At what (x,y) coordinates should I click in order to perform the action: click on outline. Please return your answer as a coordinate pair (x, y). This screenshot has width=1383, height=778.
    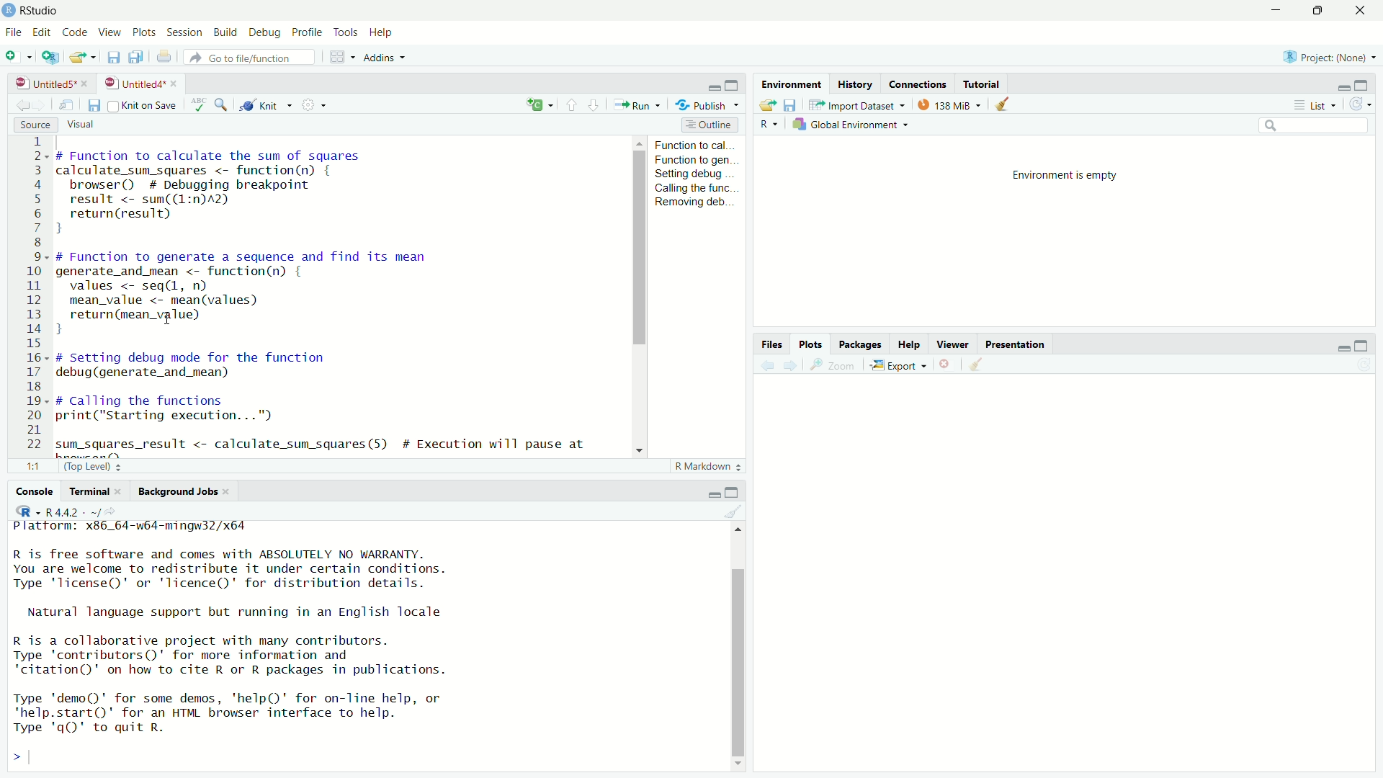
    Looking at the image, I should click on (712, 124).